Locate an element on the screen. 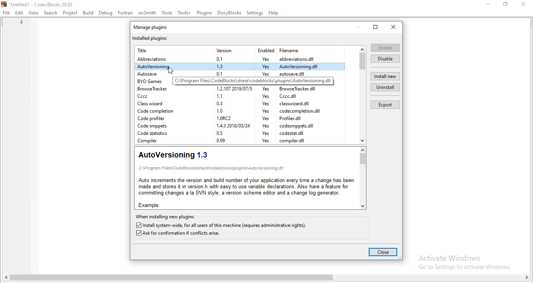 This screenshot has height=283, width=533. disable is located at coordinates (385, 58).